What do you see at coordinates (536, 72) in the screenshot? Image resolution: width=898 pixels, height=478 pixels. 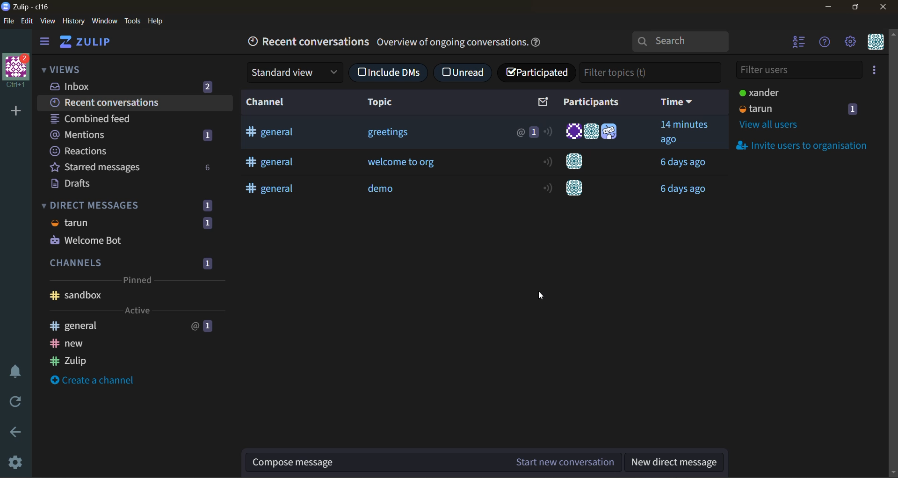 I see `checkbox ticked` at bounding box center [536, 72].